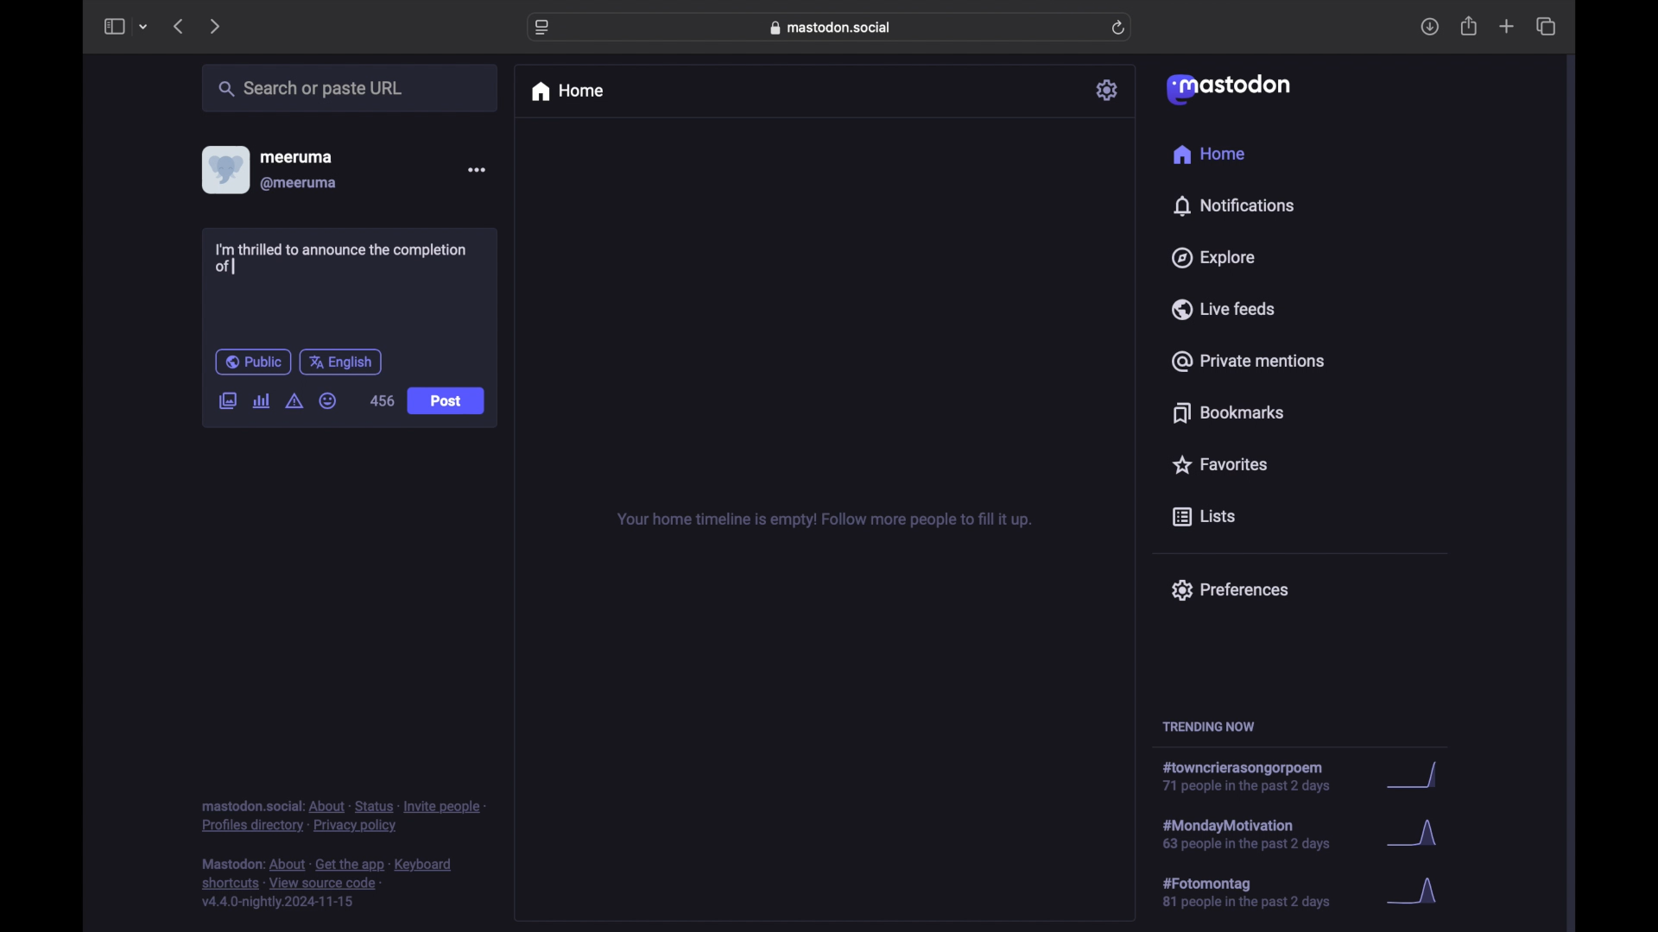 This screenshot has width=1658, height=932. I want to click on private mentions, so click(1247, 361).